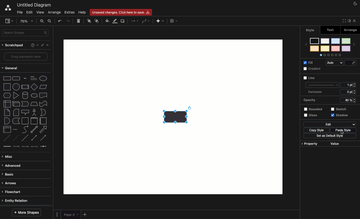 This screenshot has height=219, width=360. Describe the element at coordinates (335, 41) in the screenshot. I see `color 3` at that location.